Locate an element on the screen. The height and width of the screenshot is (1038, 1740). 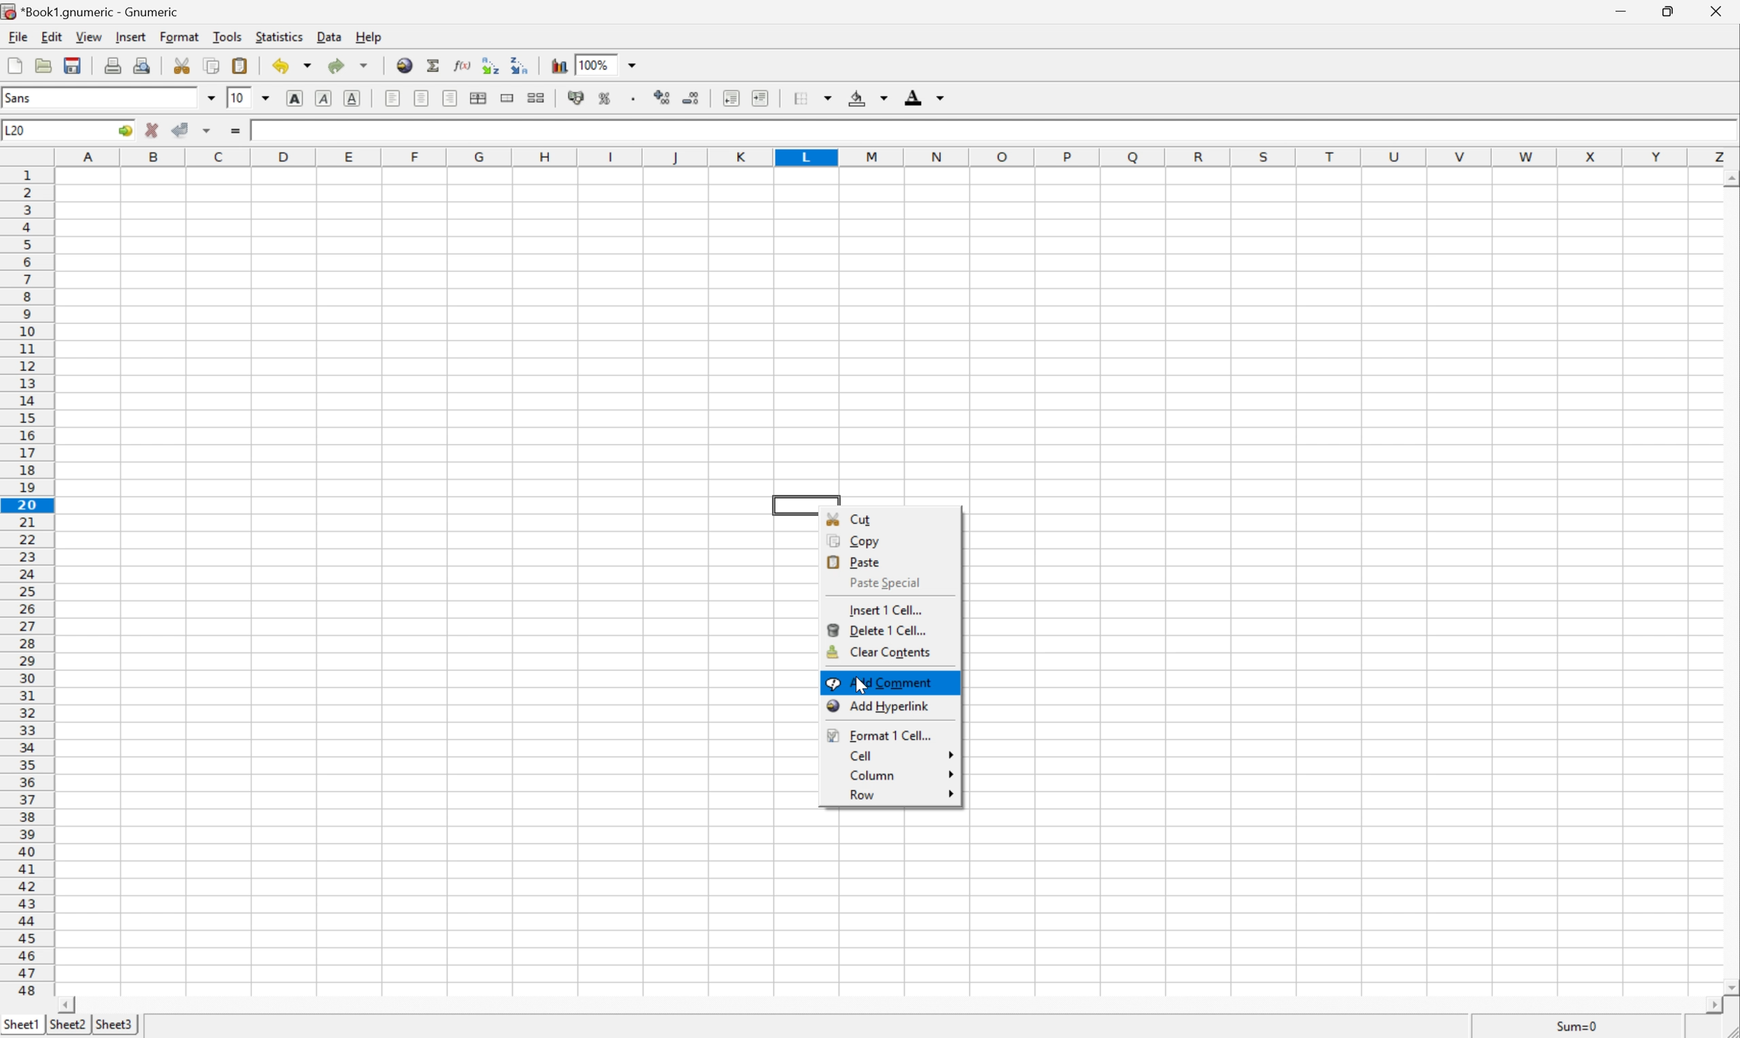
Save current workbook is located at coordinates (74, 65).